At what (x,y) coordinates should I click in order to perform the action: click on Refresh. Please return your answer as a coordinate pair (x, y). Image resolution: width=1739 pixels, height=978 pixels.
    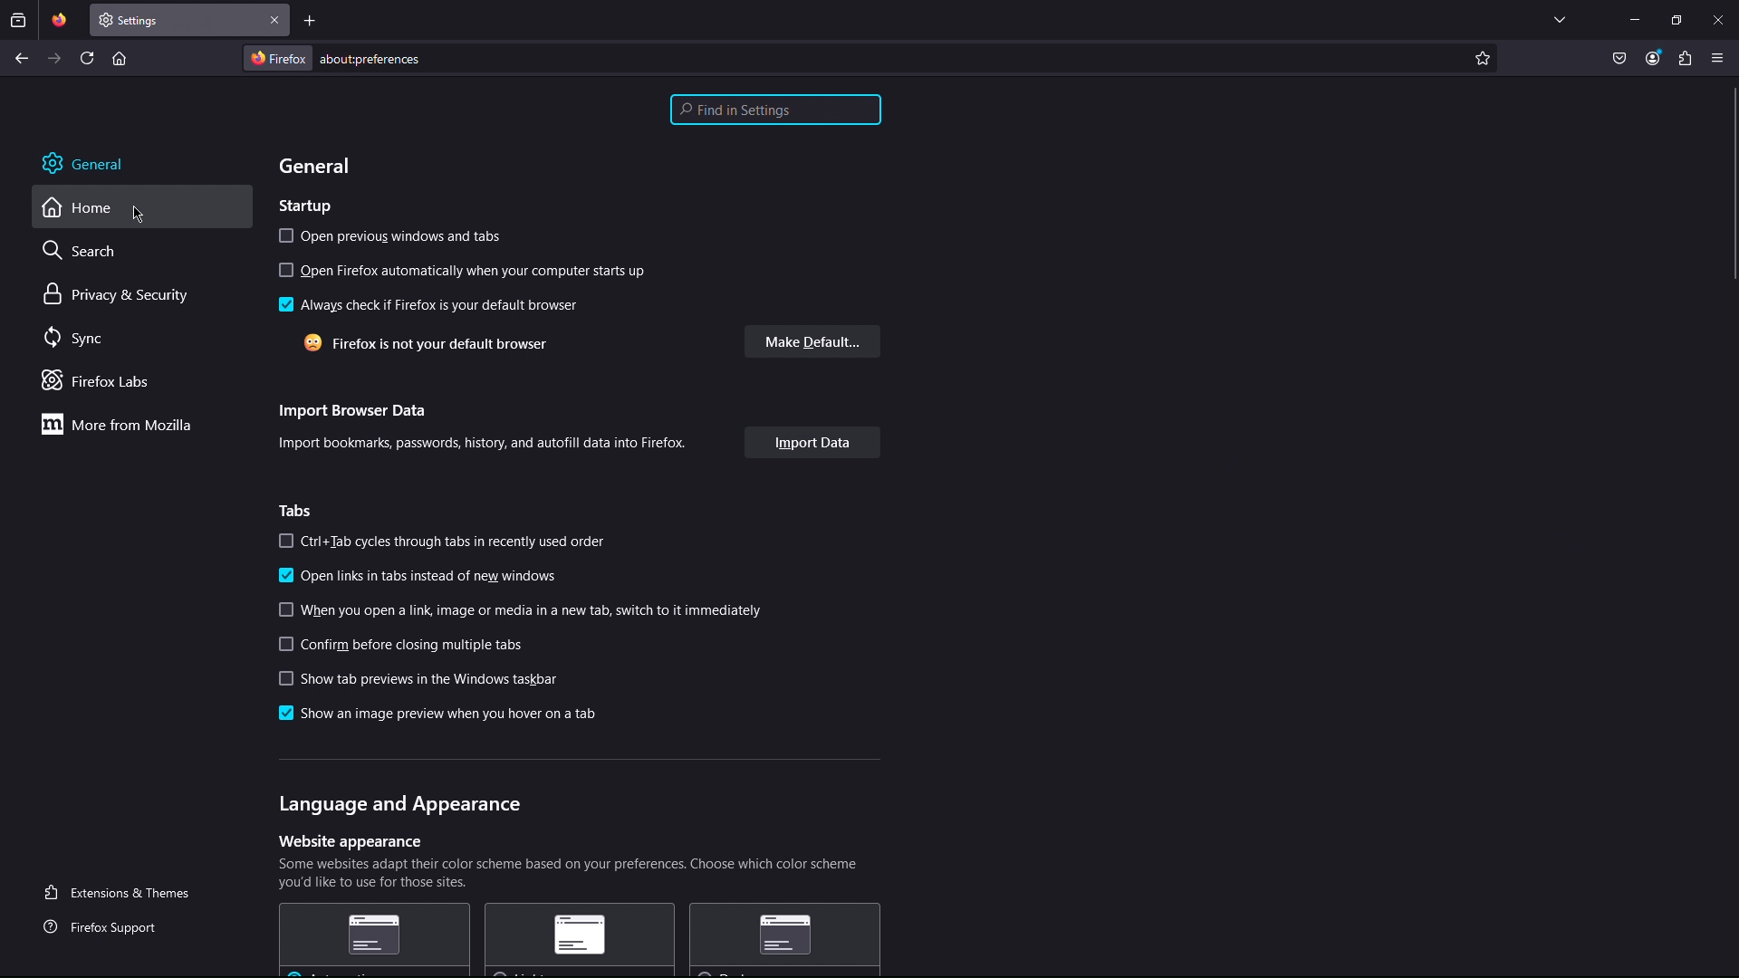
    Looking at the image, I should click on (88, 57).